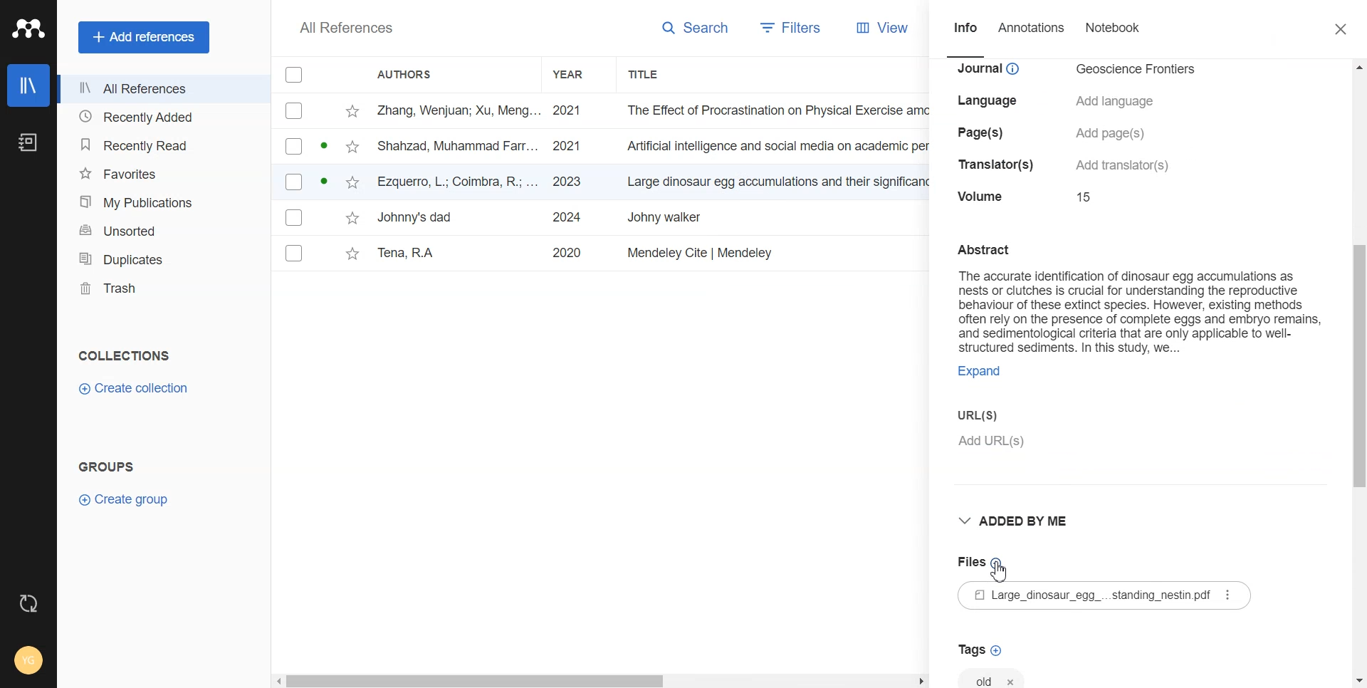  What do you see at coordinates (982, 133) in the screenshot?
I see `details` at bounding box center [982, 133].